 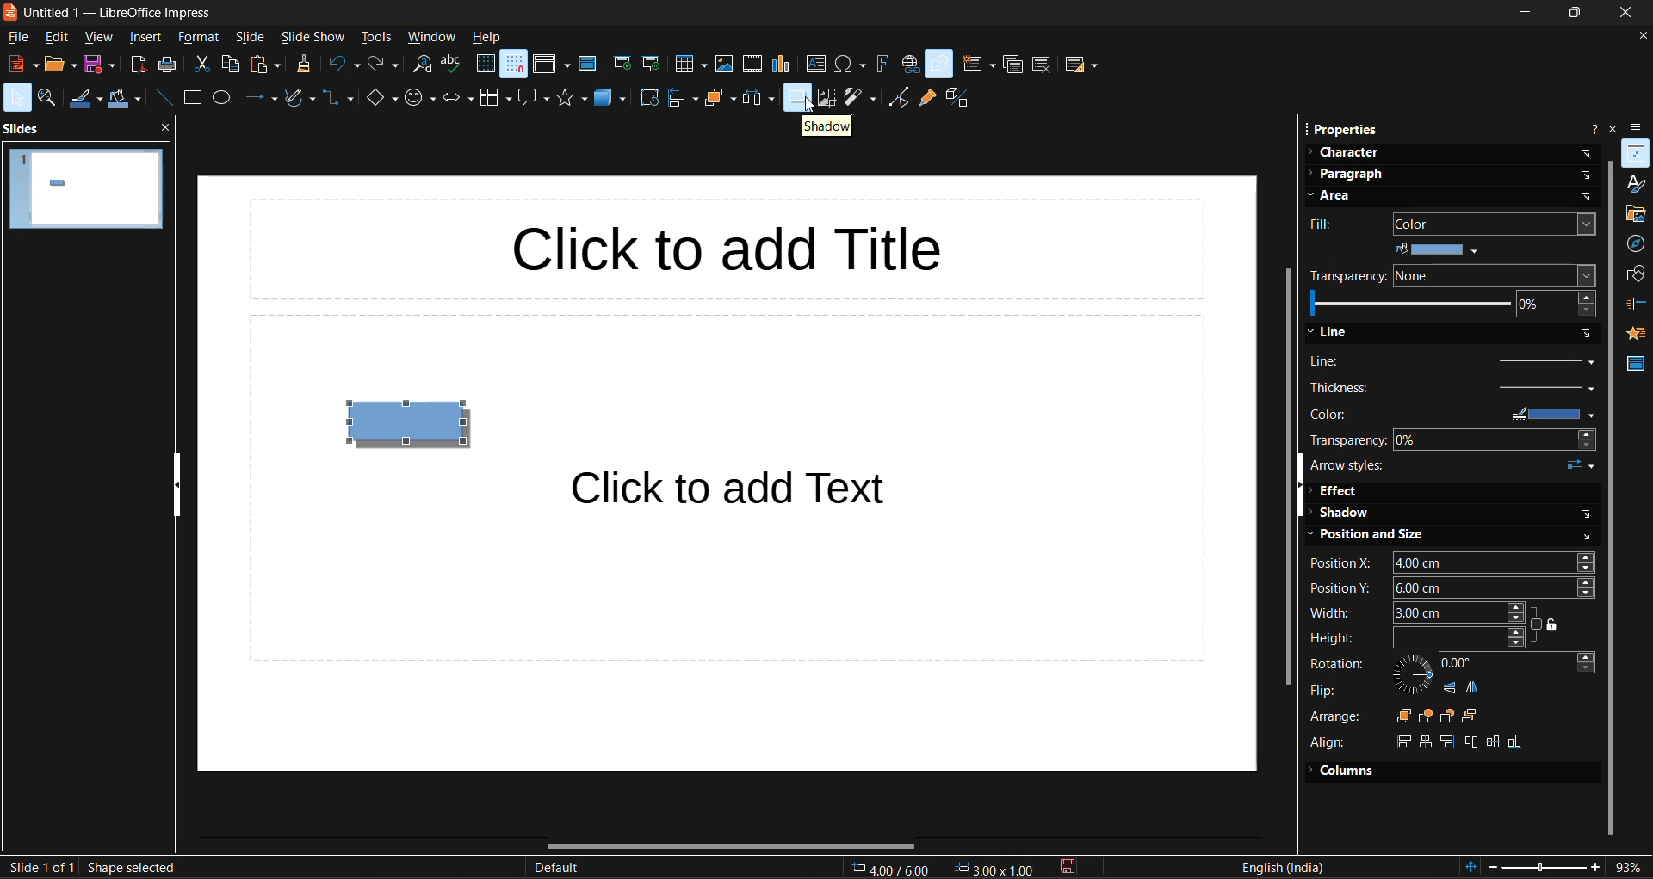 What do you see at coordinates (1589, 129) in the screenshot?
I see `help about sidebar` at bounding box center [1589, 129].